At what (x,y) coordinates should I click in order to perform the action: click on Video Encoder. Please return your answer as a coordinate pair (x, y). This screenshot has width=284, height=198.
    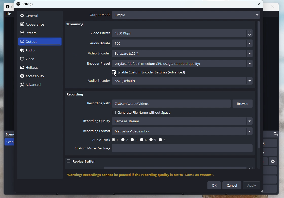
    Looking at the image, I should click on (165, 53).